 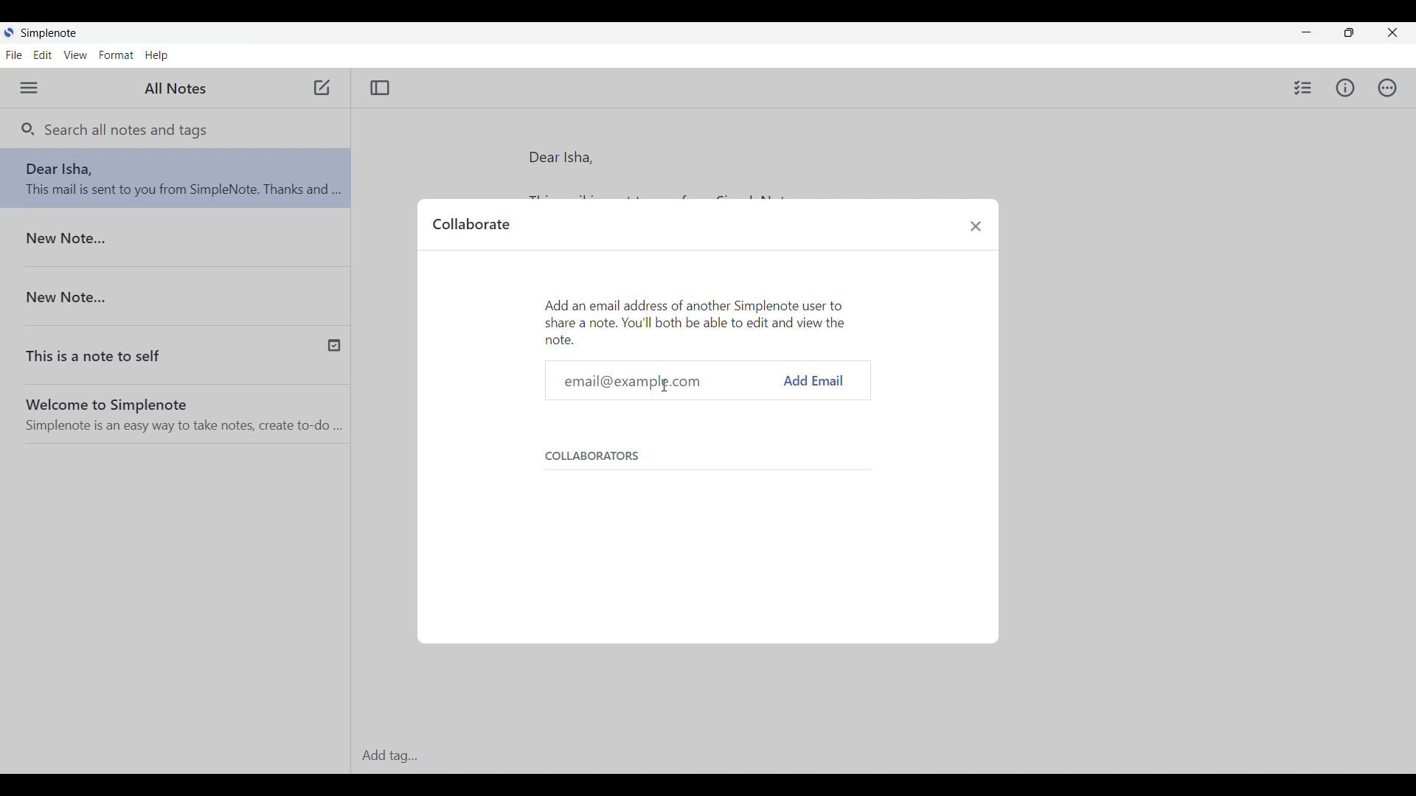 What do you see at coordinates (880, 756) in the screenshot?
I see `Add tag` at bounding box center [880, 756].